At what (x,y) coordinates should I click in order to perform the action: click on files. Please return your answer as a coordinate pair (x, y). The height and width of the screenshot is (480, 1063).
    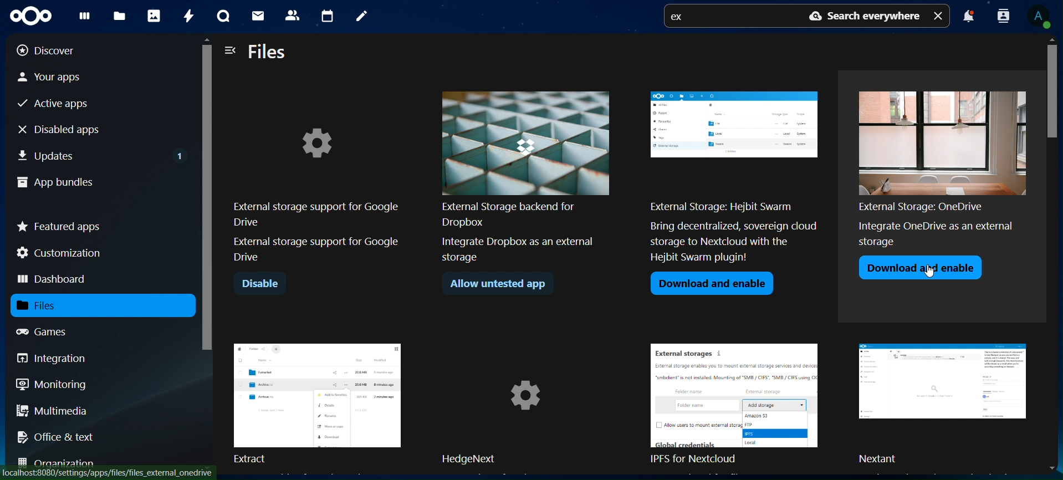
    Looking at the image, I should click on (121, 16).